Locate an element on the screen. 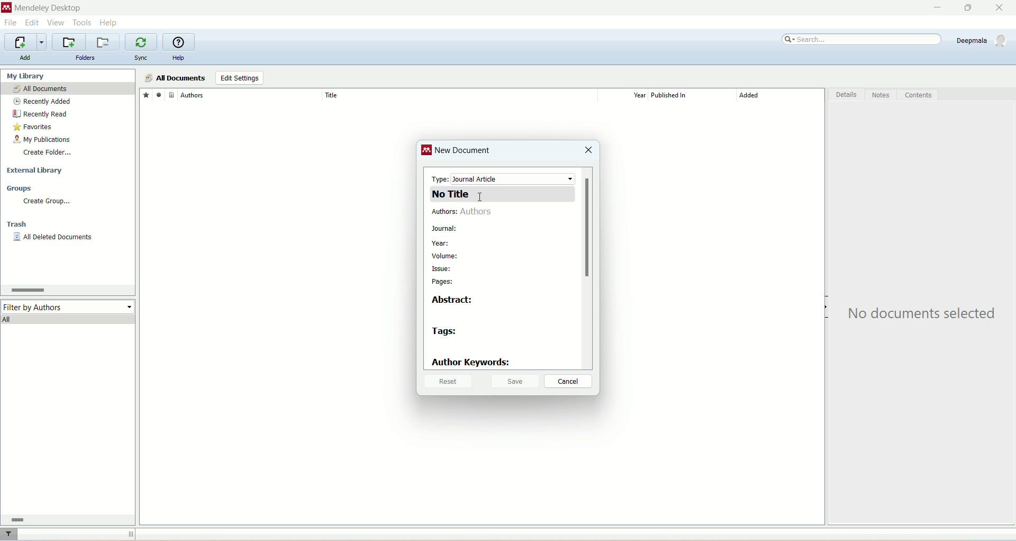 Image resolution: width=1016 pixels, height=541 pixels. my library is located at coordinates (27, 76).